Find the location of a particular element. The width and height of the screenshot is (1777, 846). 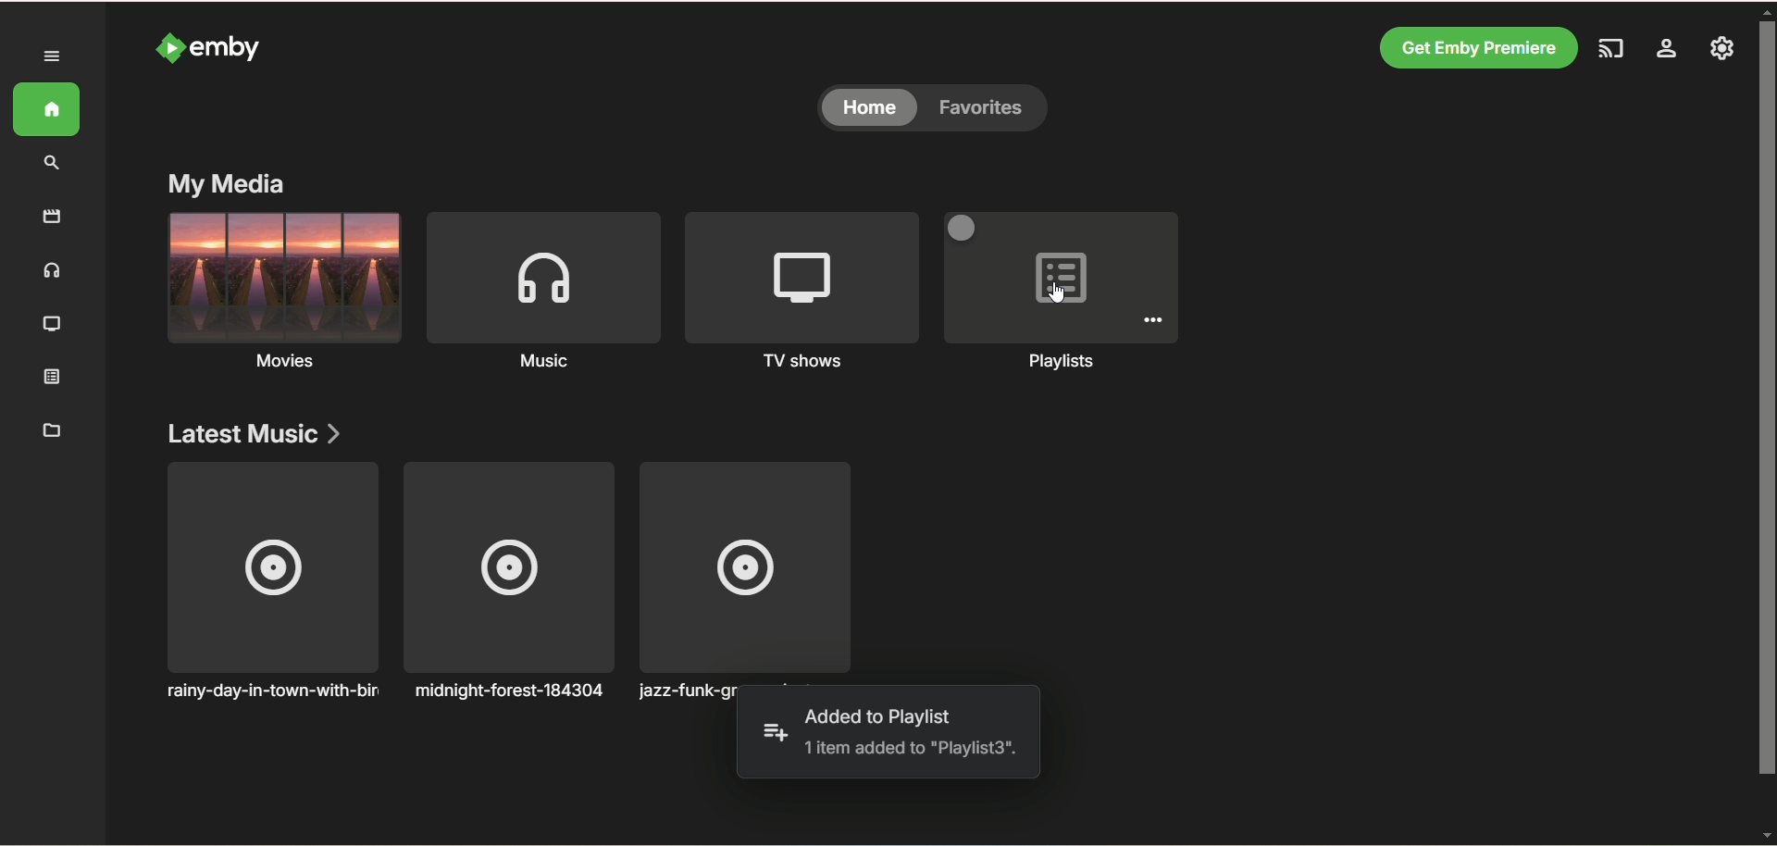

TV shows is located at coordinates (53, 326).